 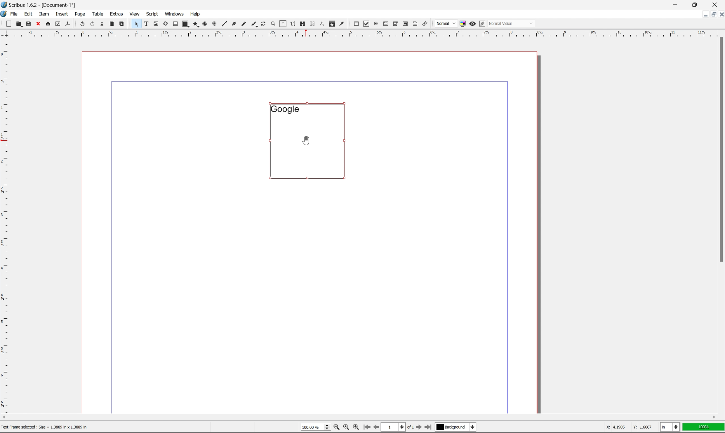 What do you see at coordinates (152, 14) in the screenshot?
I see `script` at bounding box center [152, 14].